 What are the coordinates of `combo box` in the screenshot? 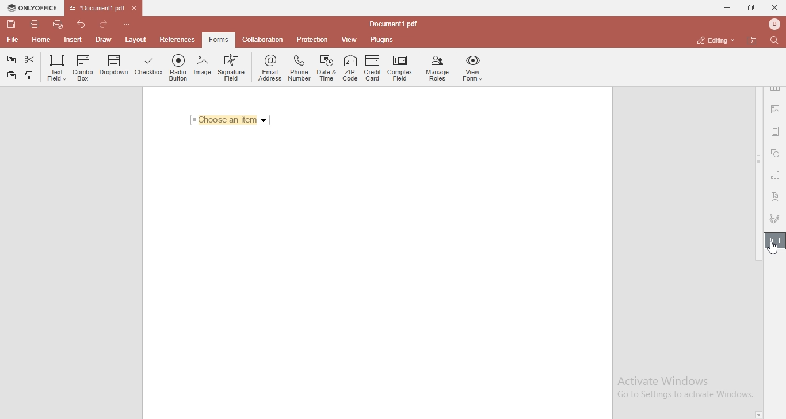 It's located at (83, 68).